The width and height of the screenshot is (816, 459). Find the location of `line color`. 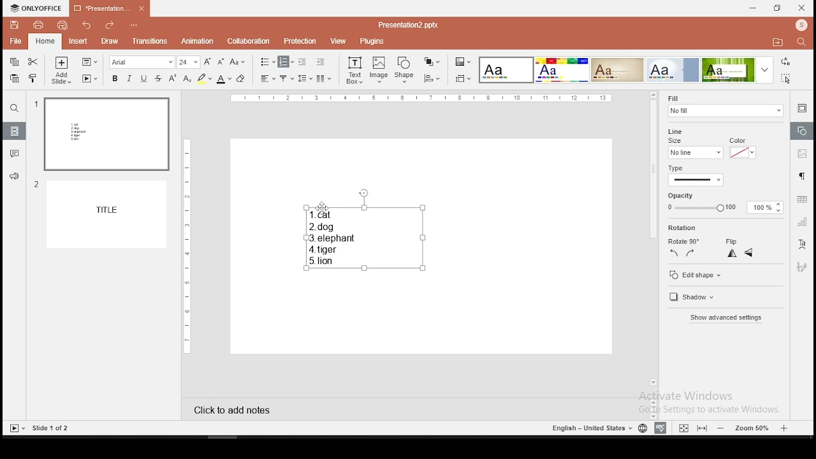

line color is located at coordinates (742, 149).